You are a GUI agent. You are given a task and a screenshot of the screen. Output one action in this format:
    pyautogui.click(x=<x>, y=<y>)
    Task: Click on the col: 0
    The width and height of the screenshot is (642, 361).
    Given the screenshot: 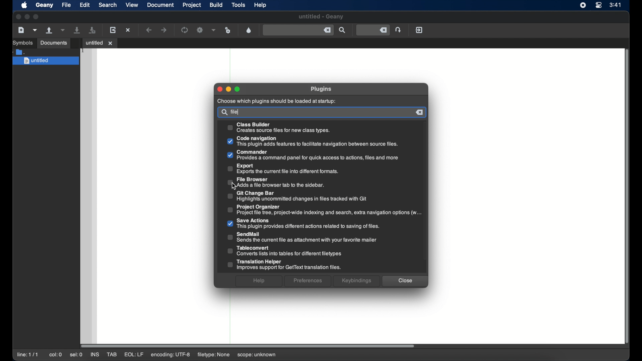 What is the action you would take?
    pyautogui.click(x=56, y=355)
    